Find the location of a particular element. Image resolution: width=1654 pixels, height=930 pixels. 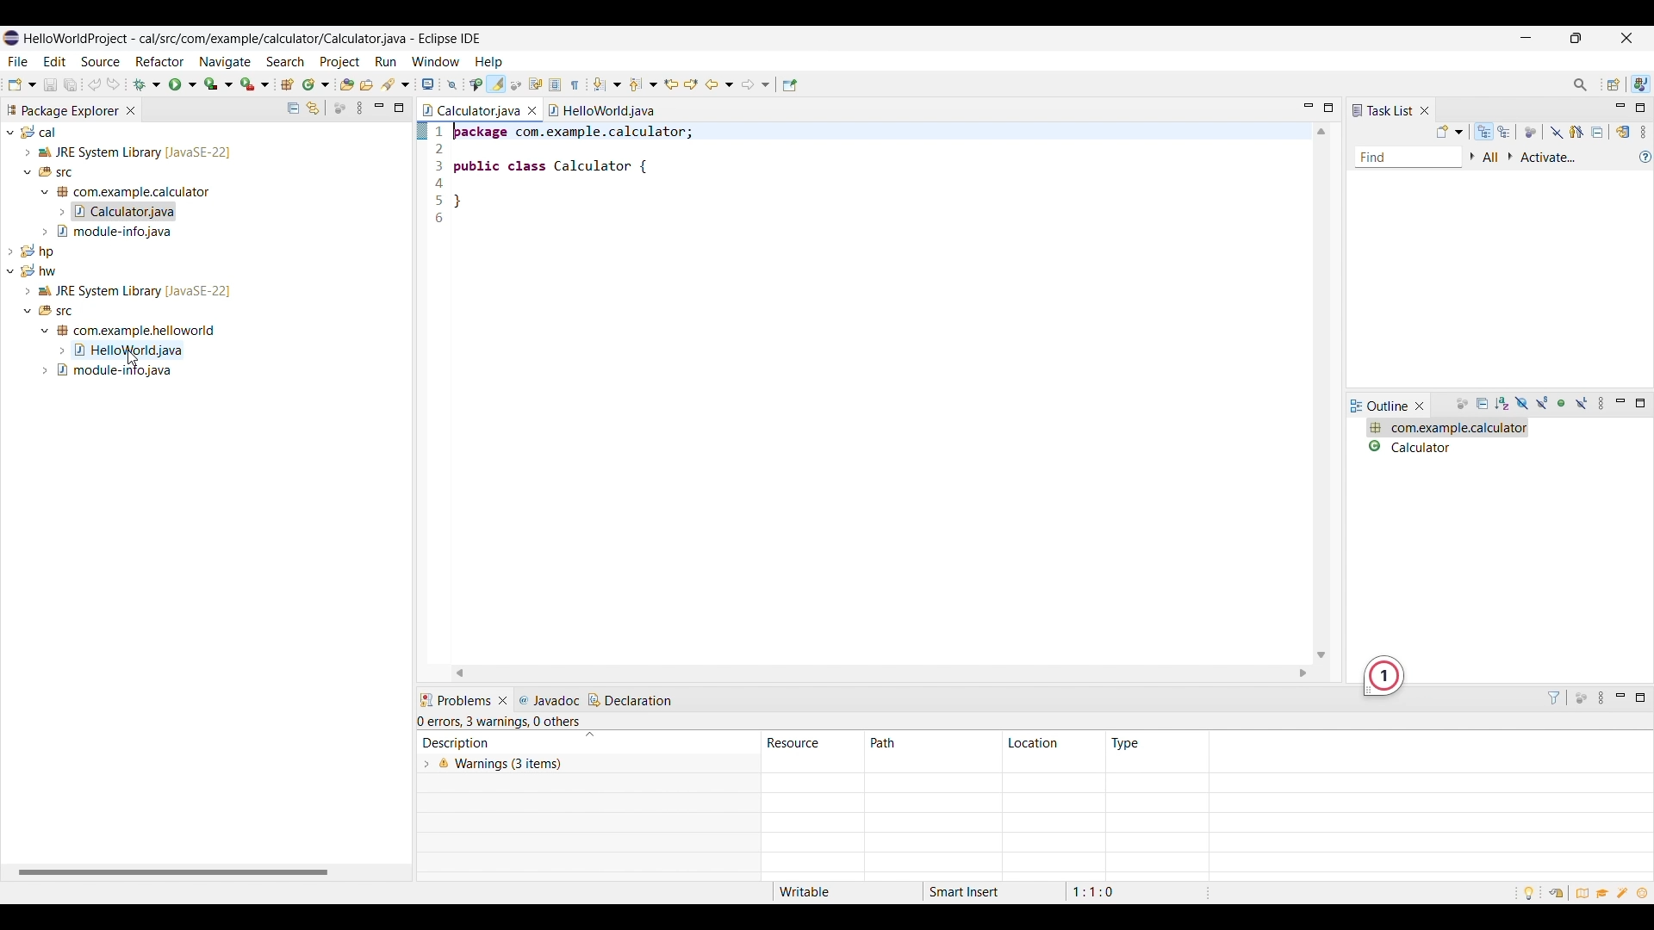

Cursor is located at coordinates (133, 358).